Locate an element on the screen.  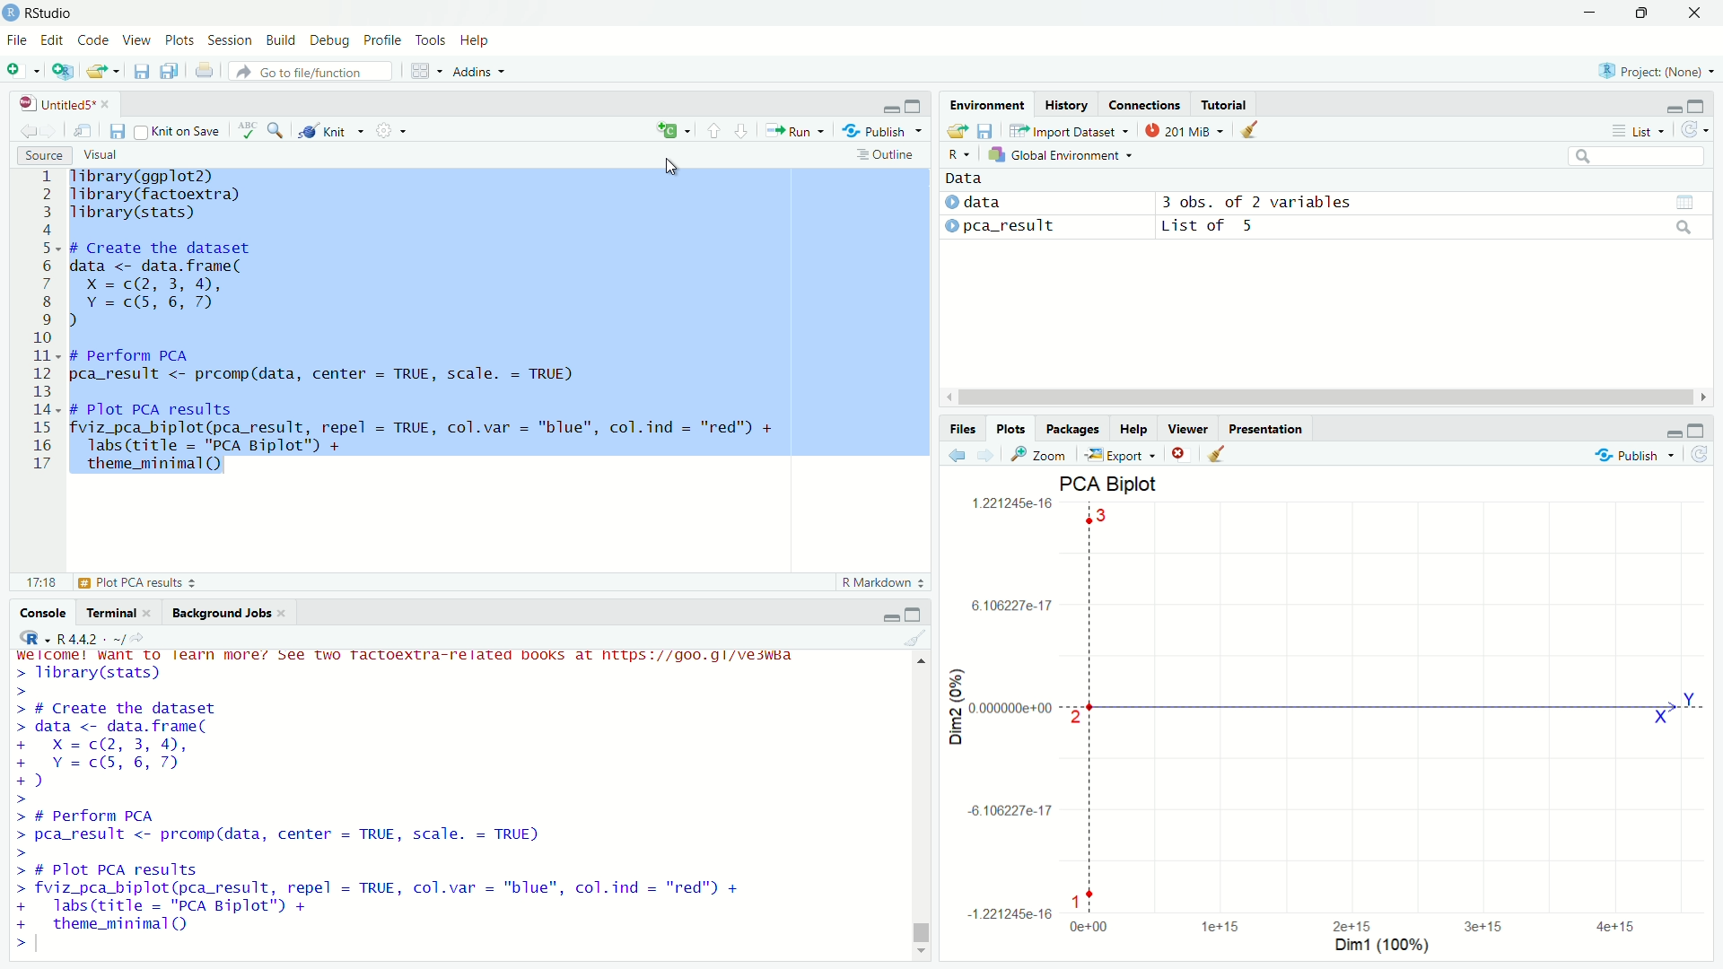
selected project: None is located at coordinates (1651, 70).